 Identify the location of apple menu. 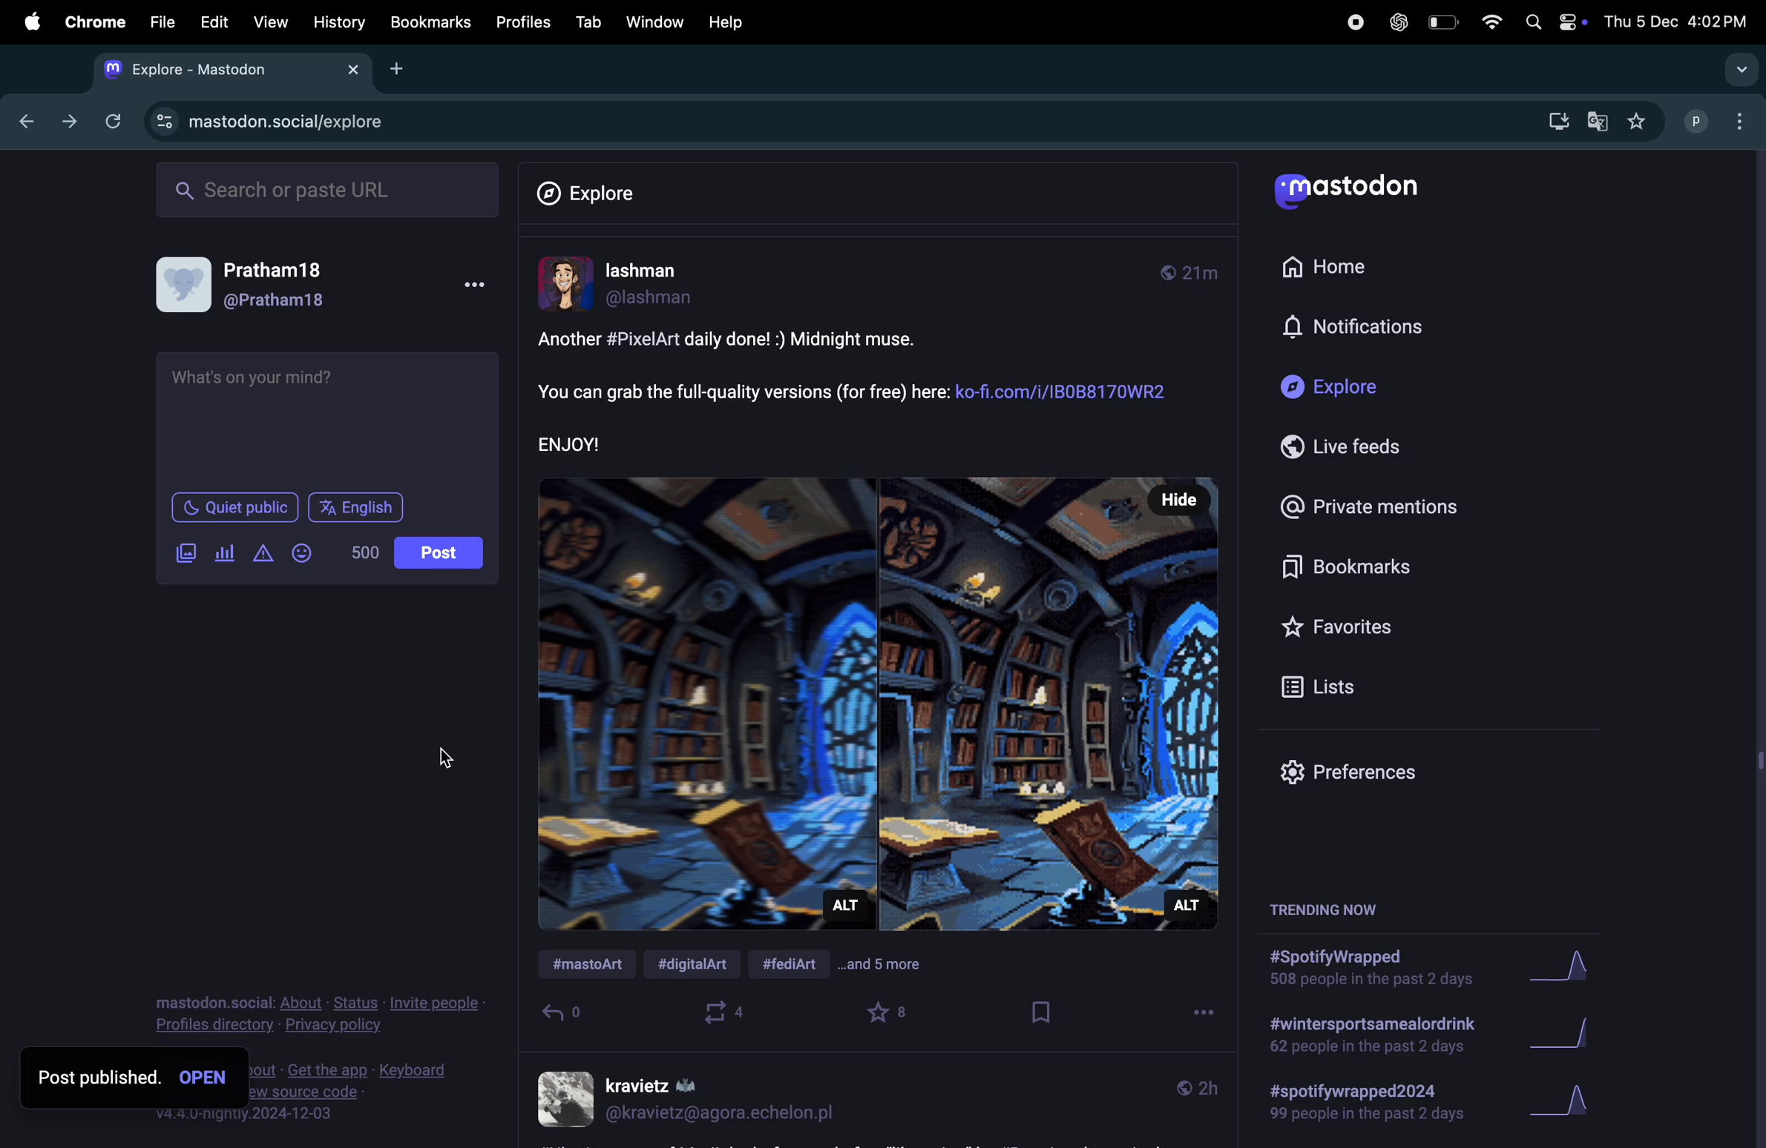
(29, 22).